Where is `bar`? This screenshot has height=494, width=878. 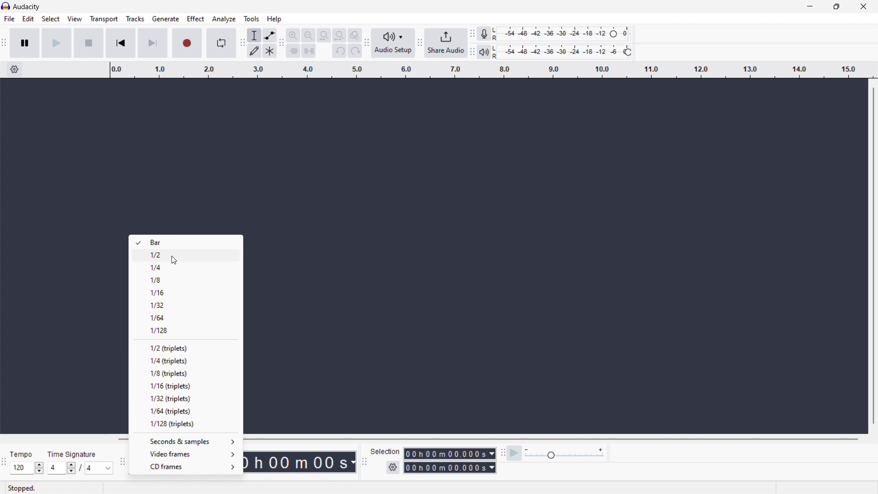 bar is located at coordinates (186, 242).